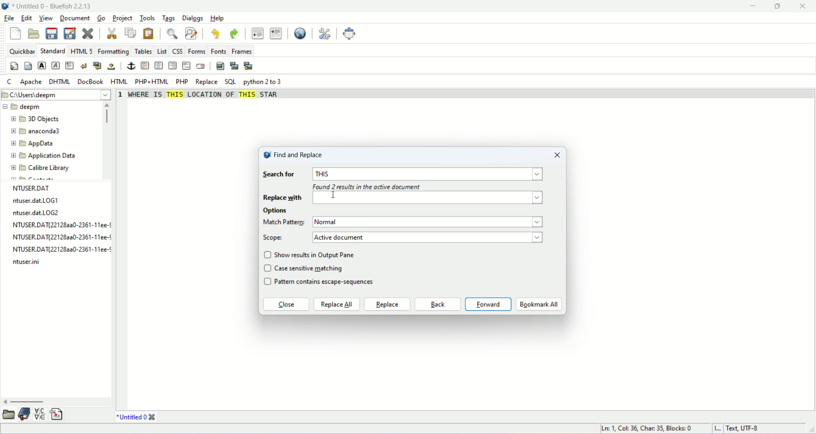 This screenshot has width=816, height=434. What do you see at coordinates (120, 82) in the screenshot?
I see `HTML` at bounding box center [120, 82].